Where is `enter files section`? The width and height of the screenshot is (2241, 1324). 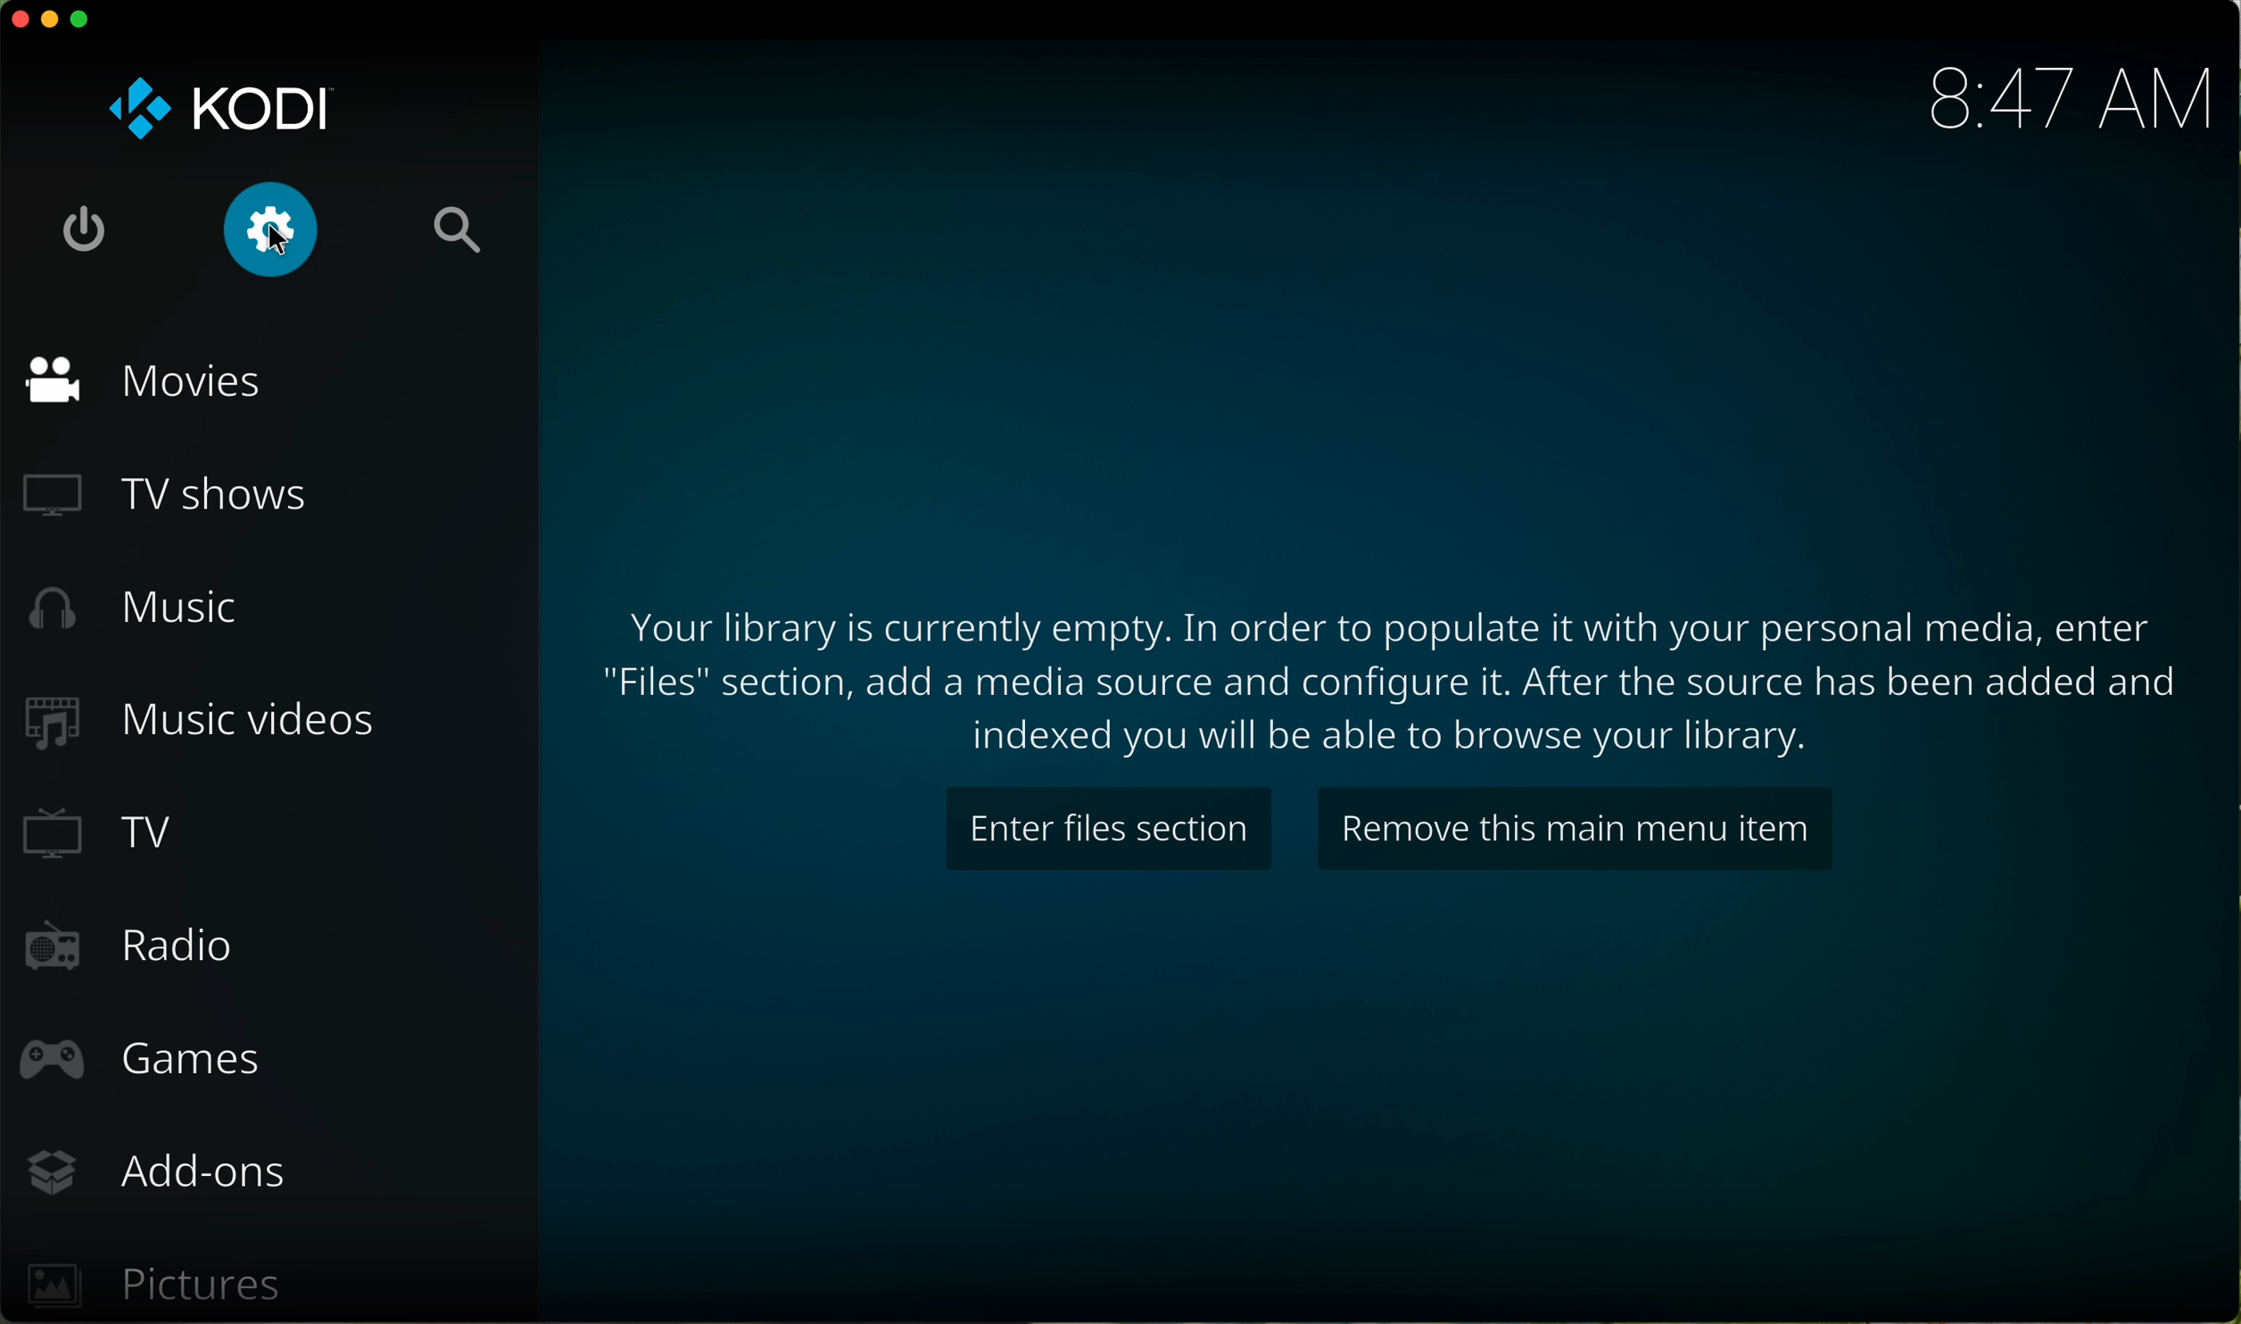
enter files section is located at coordinates (1112, 826).